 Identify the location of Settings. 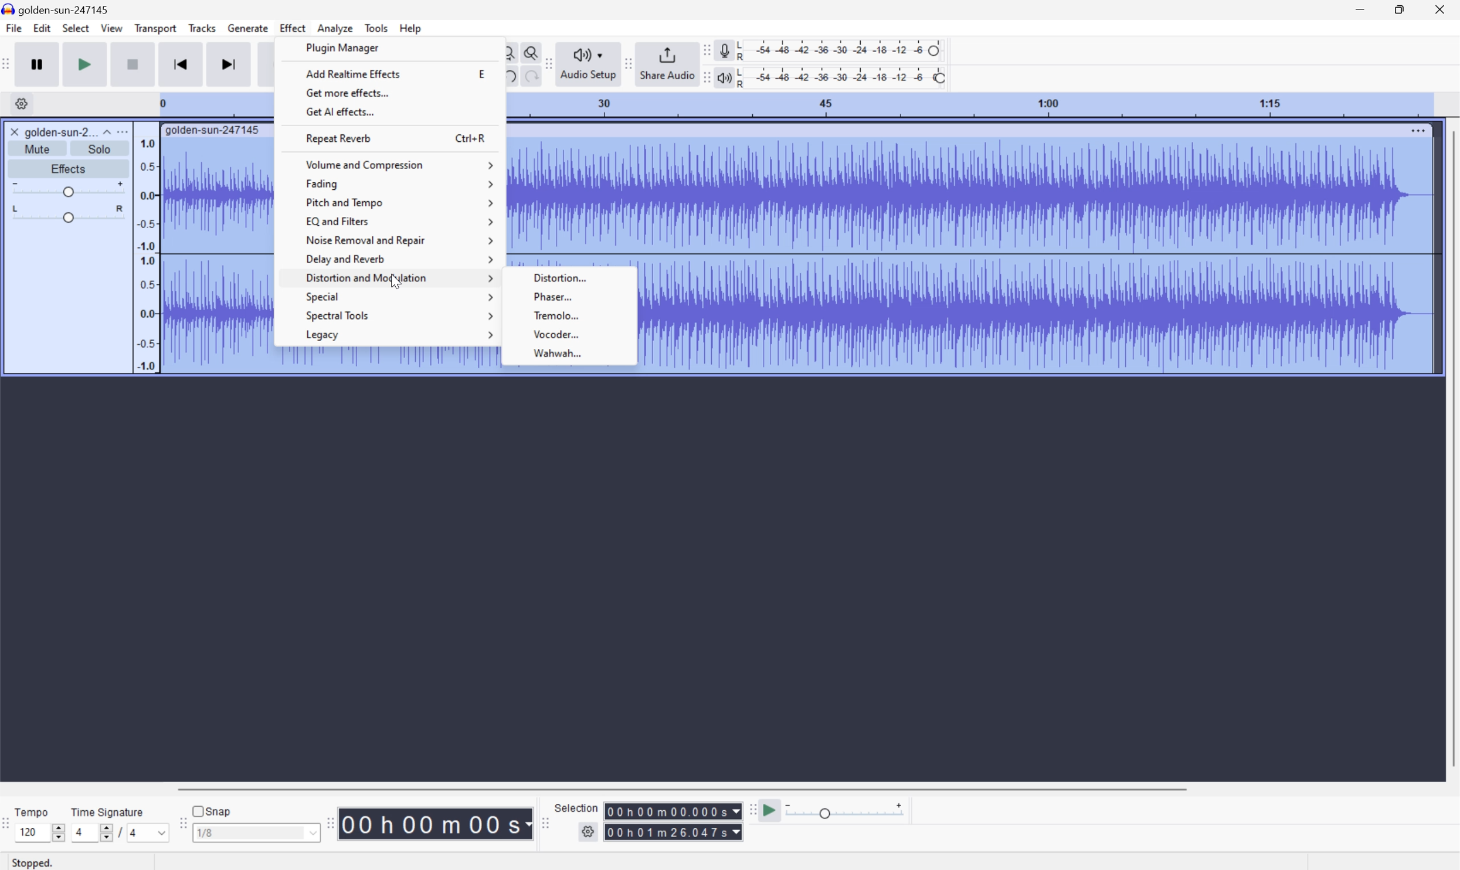
(24, 104).